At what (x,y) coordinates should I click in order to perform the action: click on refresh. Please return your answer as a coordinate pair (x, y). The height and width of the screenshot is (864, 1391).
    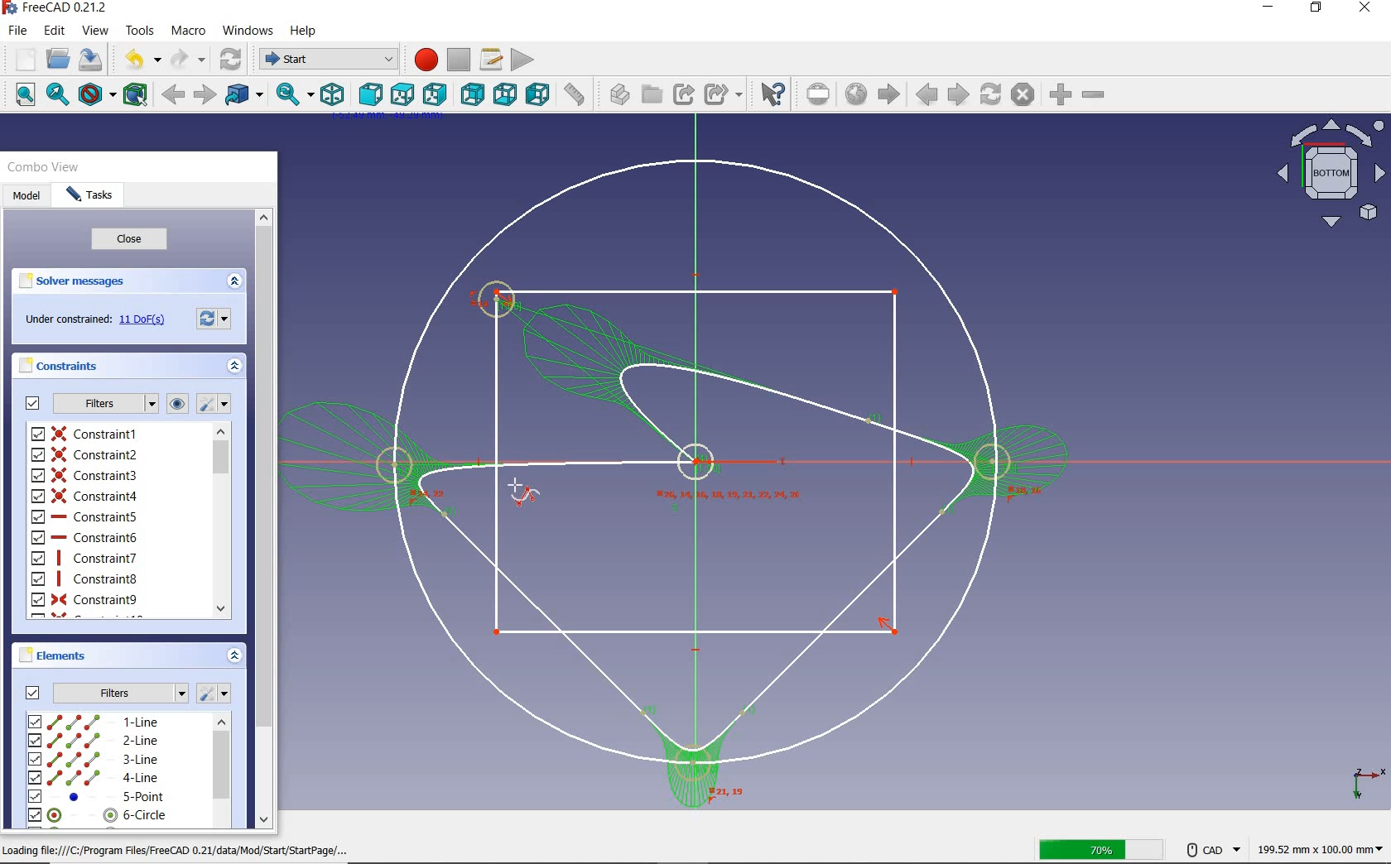
    Looking at the image, I should click on (226, 60).